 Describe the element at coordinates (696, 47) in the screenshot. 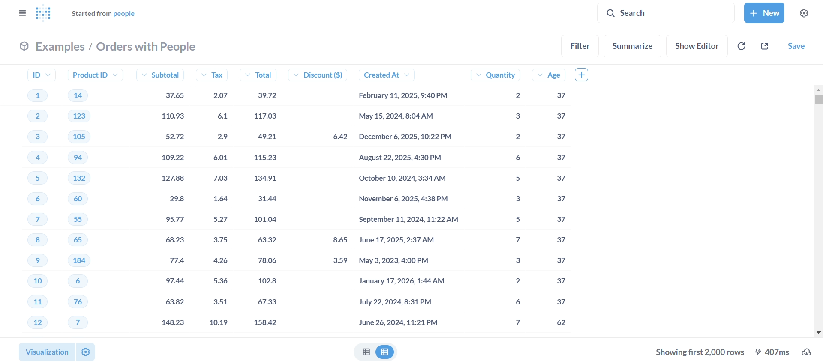

I see `show editor` at that location.